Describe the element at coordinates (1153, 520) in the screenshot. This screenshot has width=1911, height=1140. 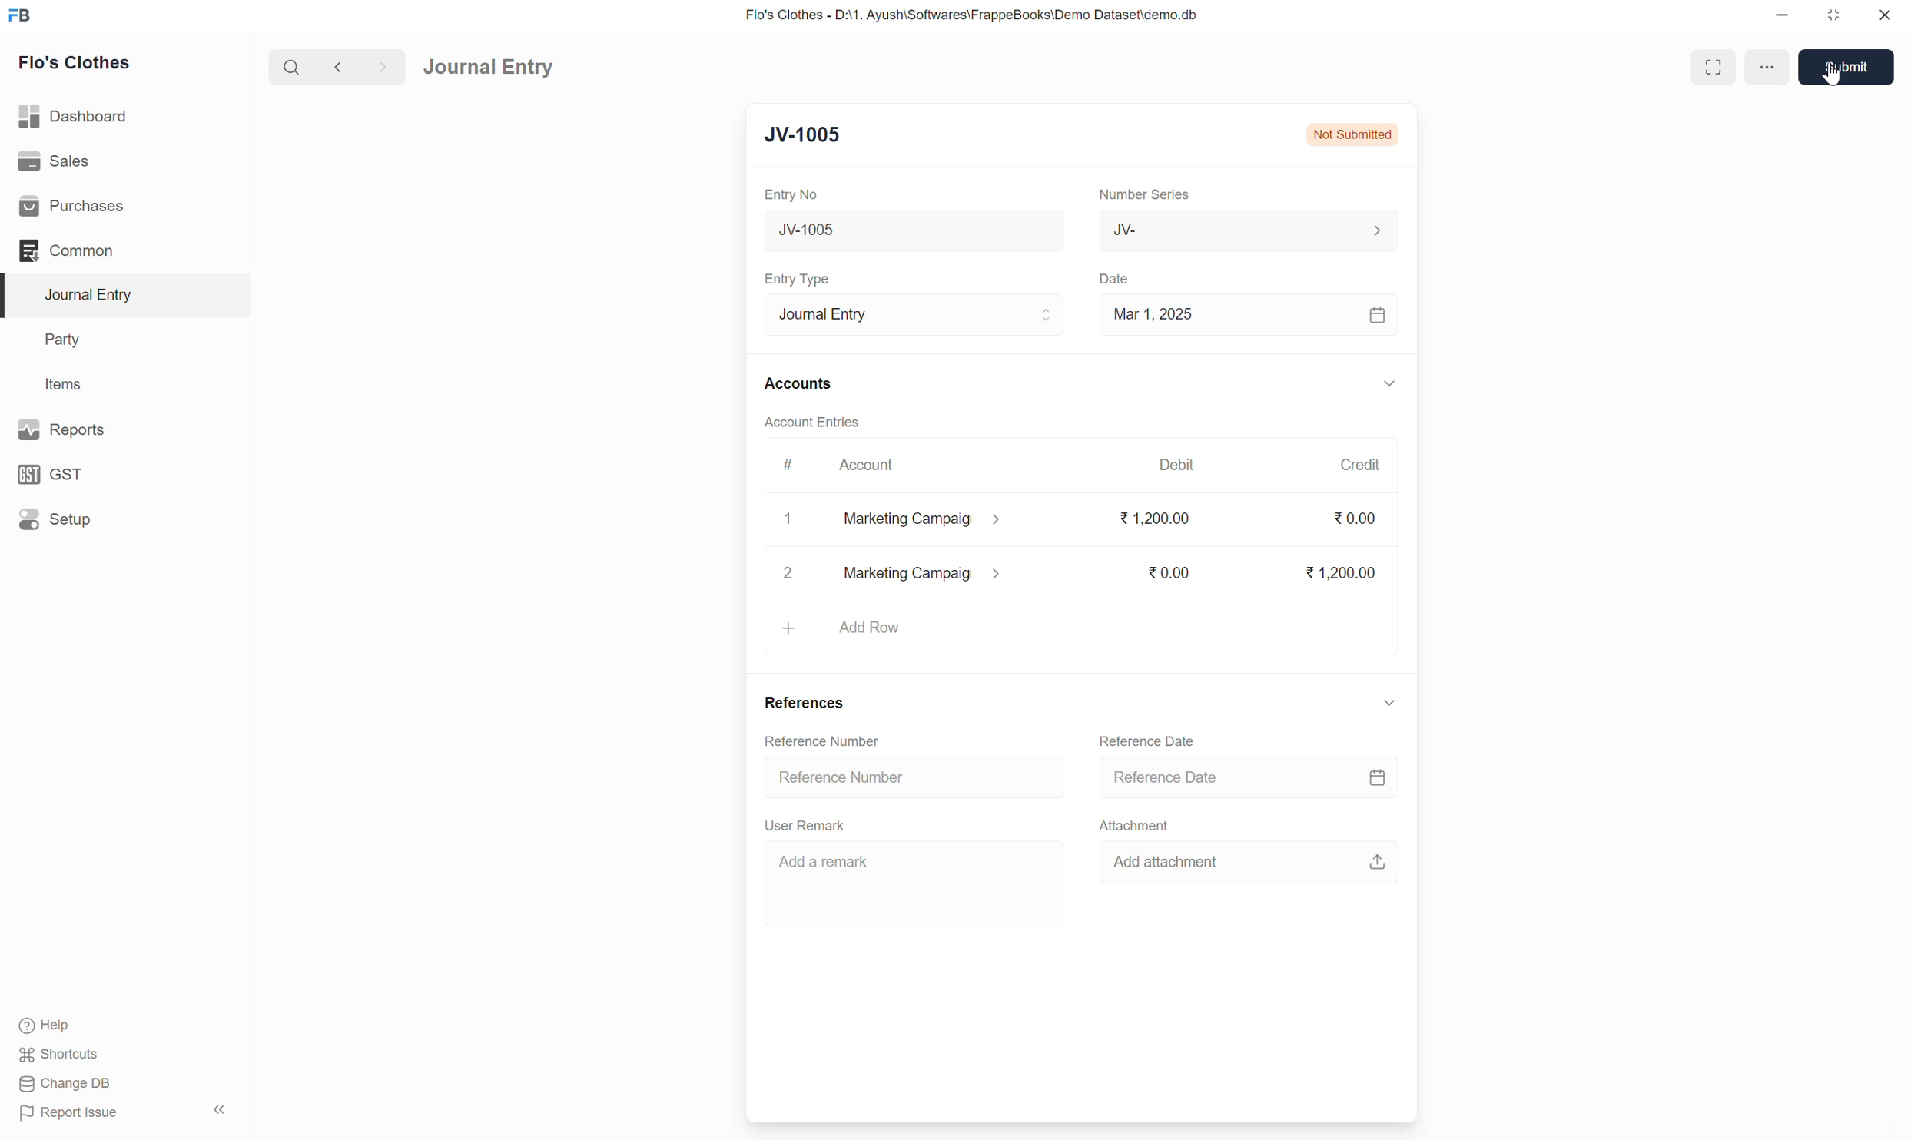
I see `1,200.00` at that location.